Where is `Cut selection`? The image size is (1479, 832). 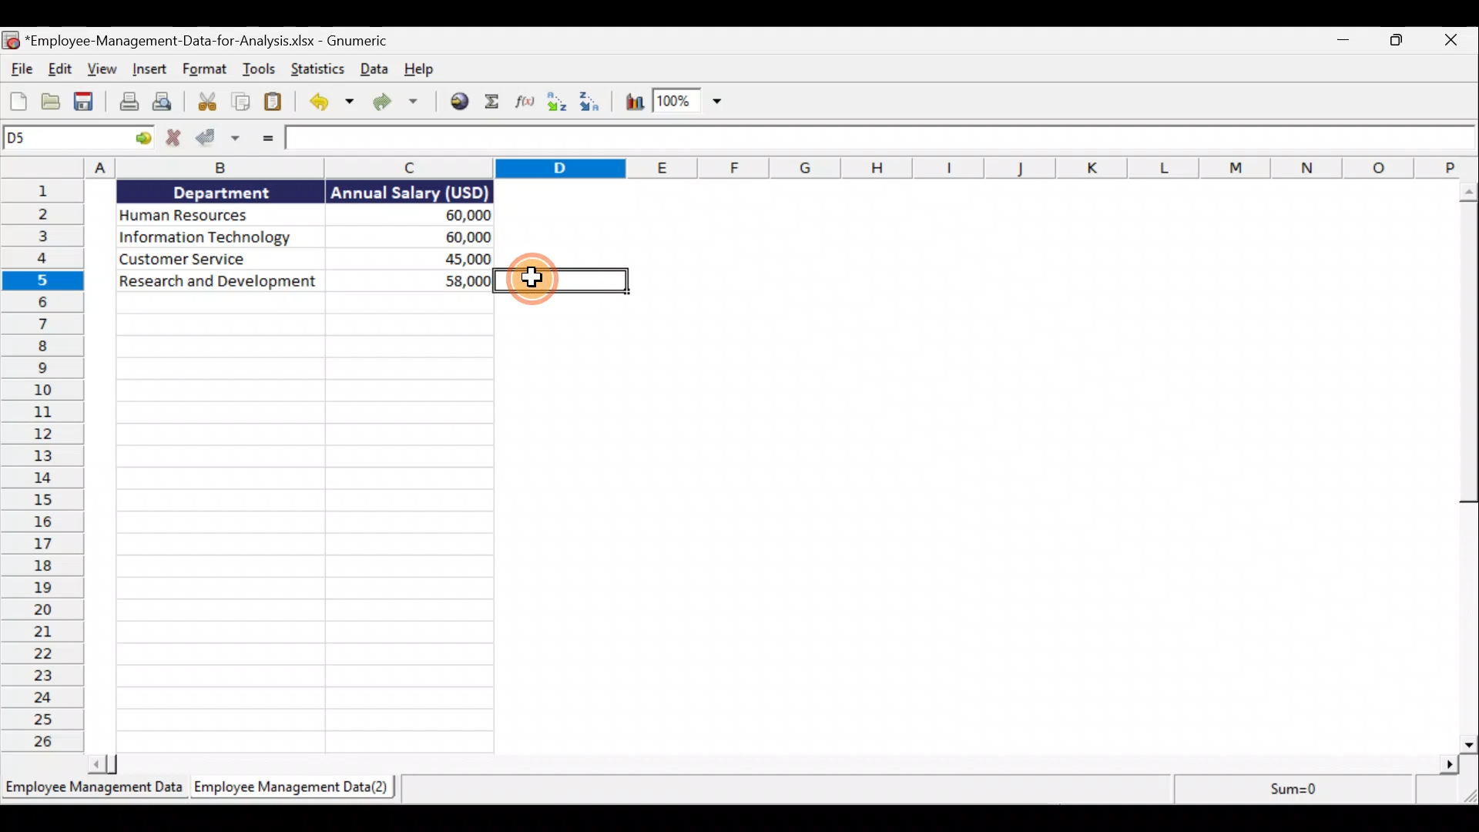 Cut selection is located at coordinates (206, 103).